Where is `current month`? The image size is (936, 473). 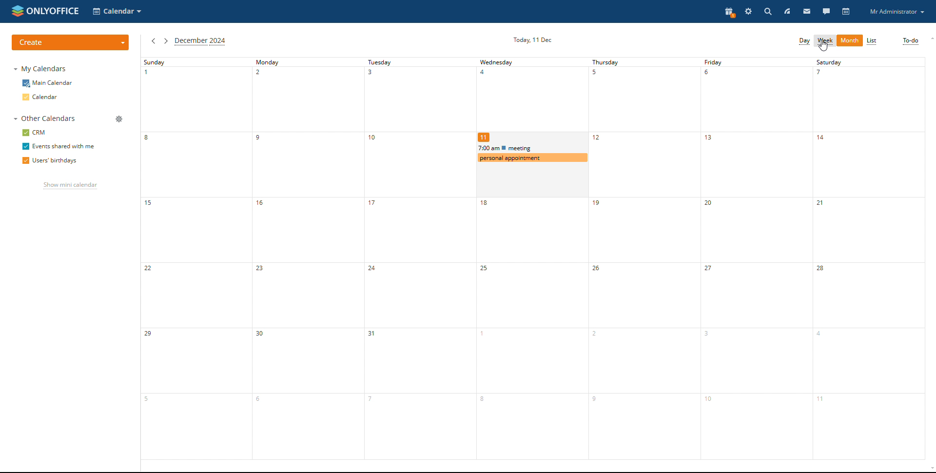
current month is located at coordinates (200, 41).